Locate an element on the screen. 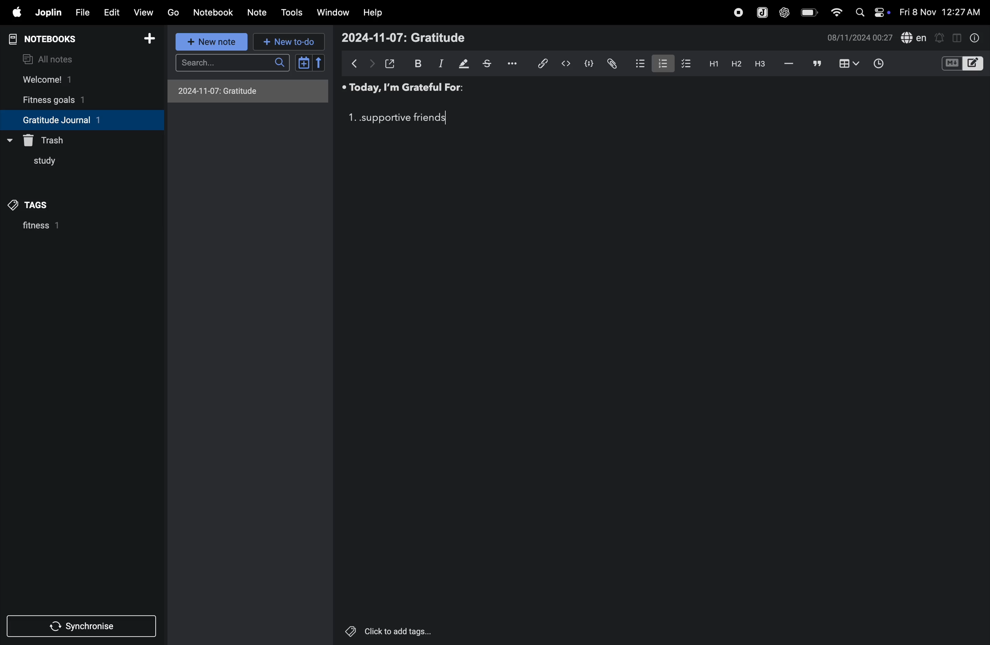  2024-11-07: Gratitude is located at coordinates (403, 38).